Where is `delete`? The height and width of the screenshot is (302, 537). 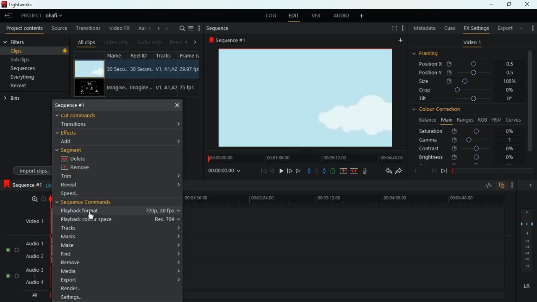 delete is located at coordinates (78, 159).